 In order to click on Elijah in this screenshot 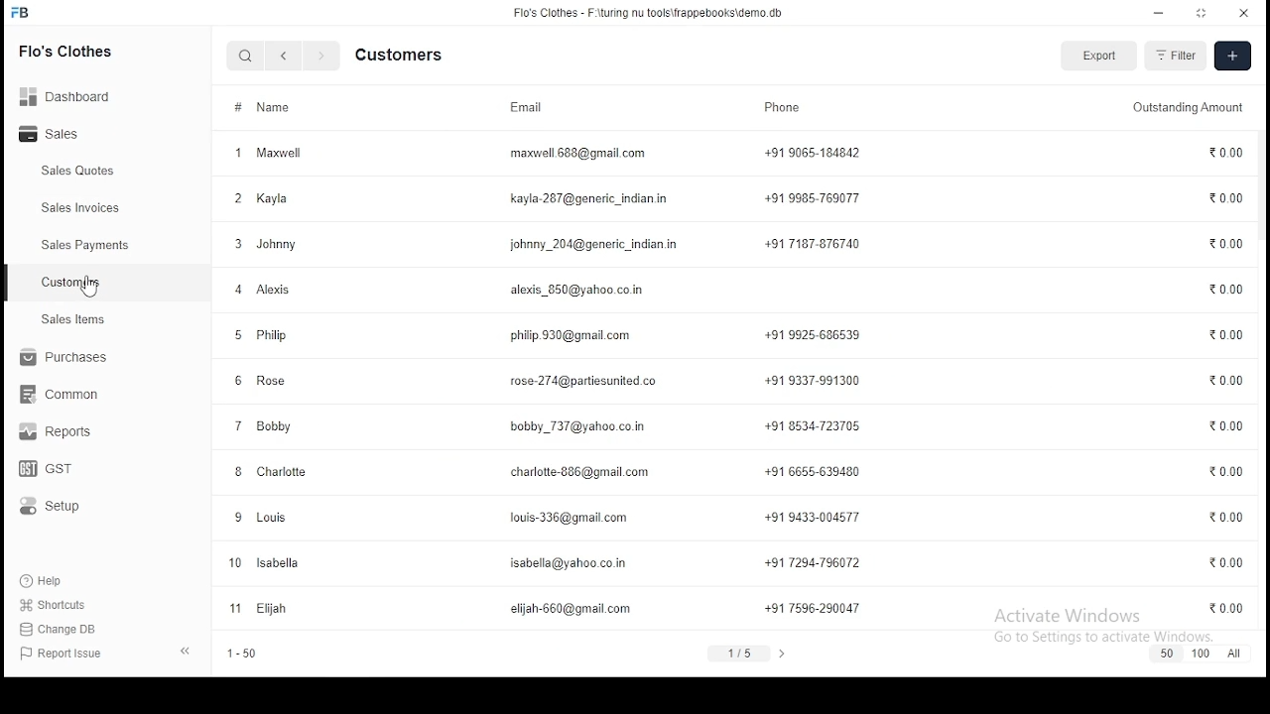, I will do `click(273, 610)`.